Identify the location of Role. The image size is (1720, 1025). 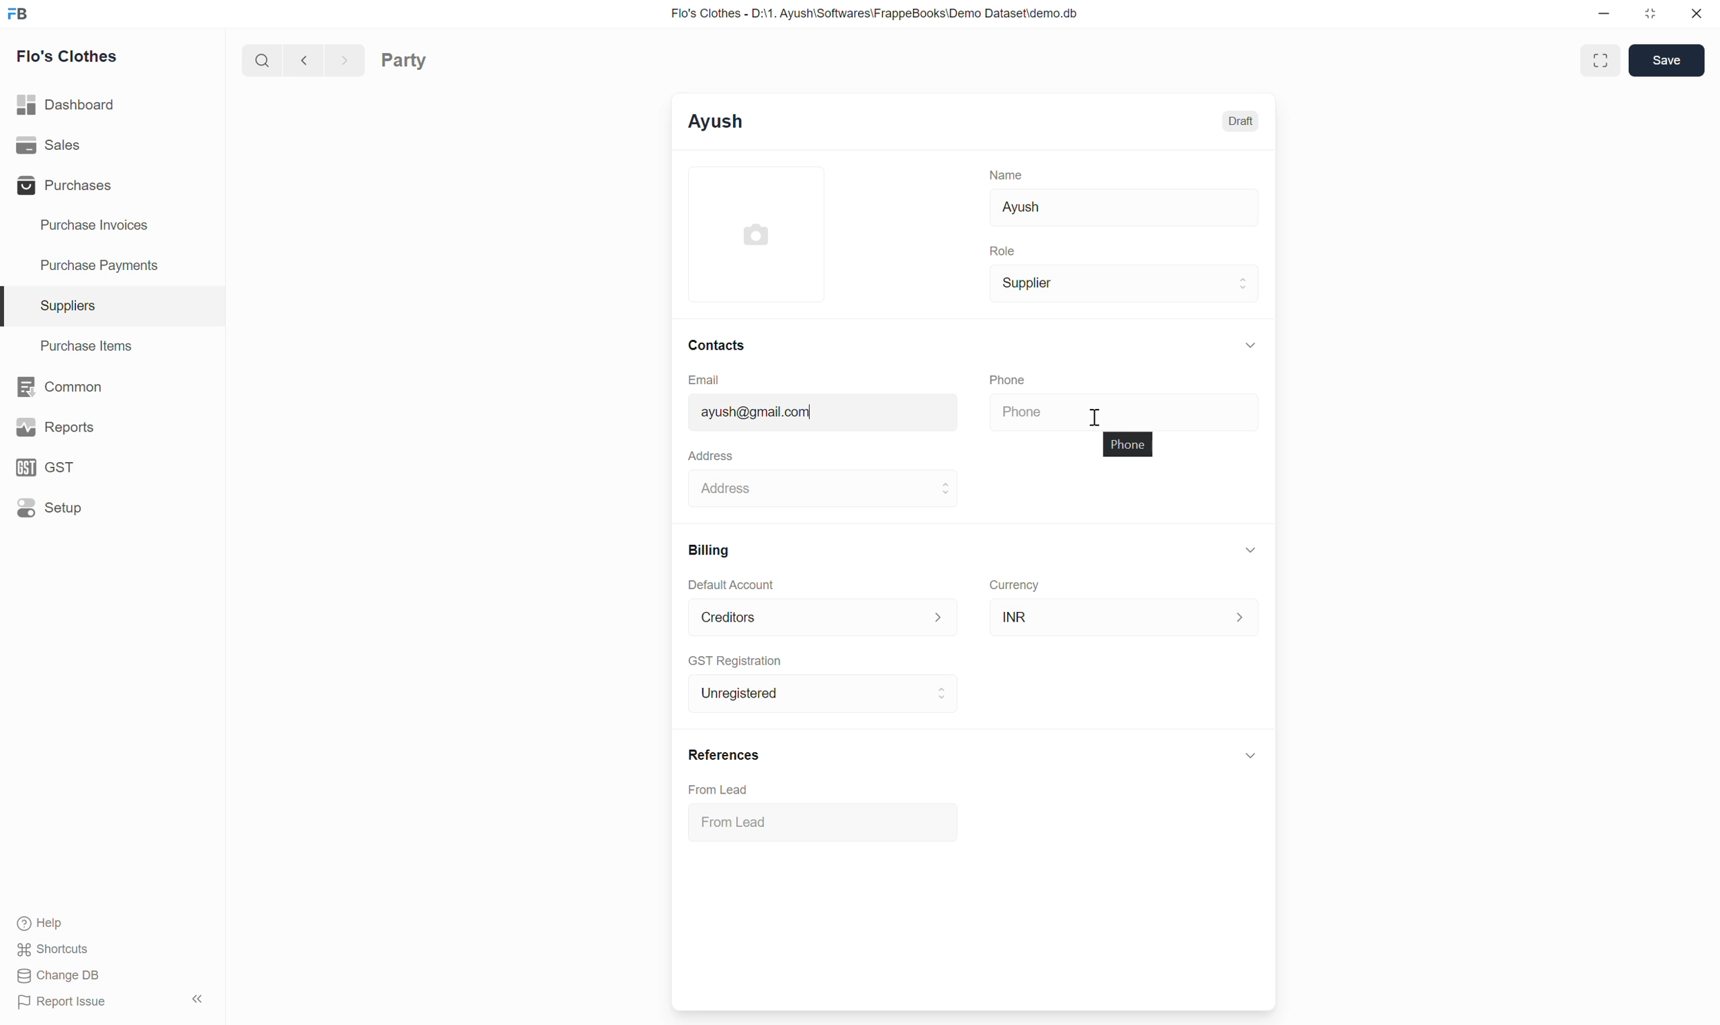
(1002, 251).